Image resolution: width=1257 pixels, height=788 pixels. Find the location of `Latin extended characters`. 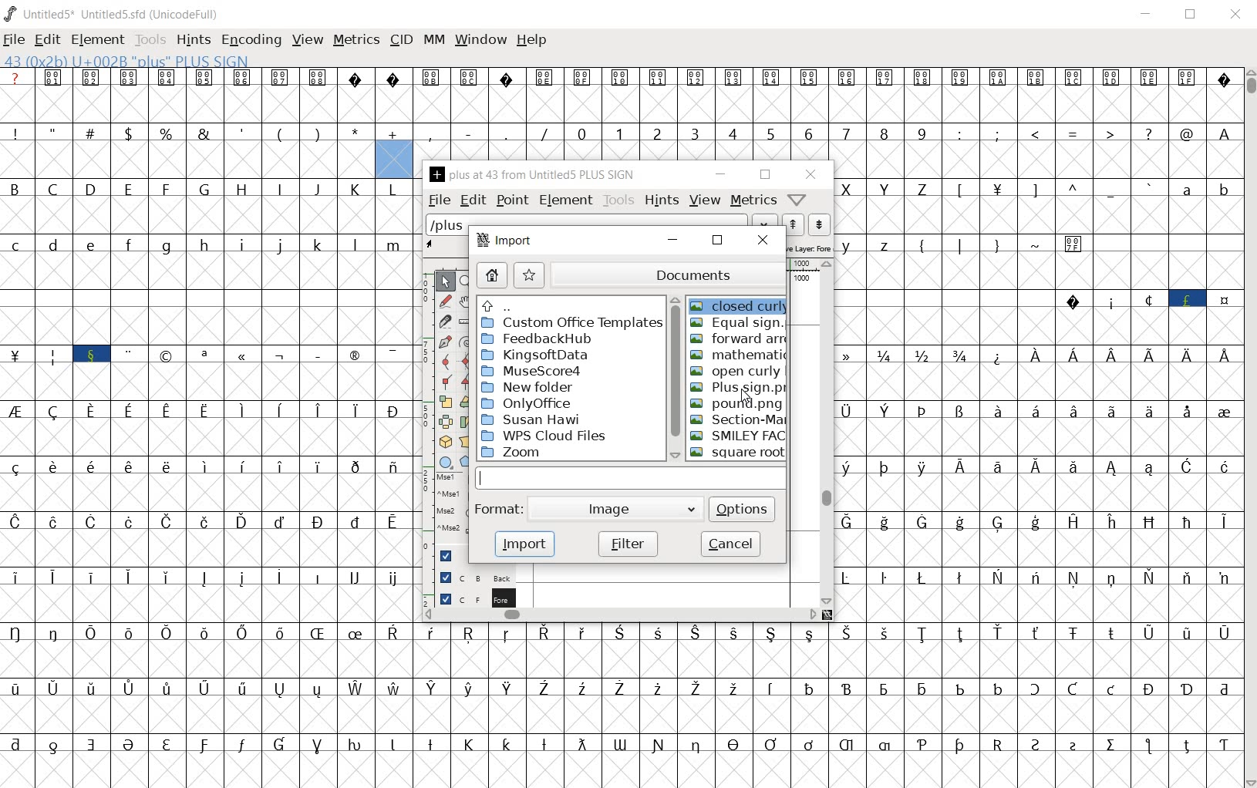

Latin extended characters is located at coordinates (1091, 485).